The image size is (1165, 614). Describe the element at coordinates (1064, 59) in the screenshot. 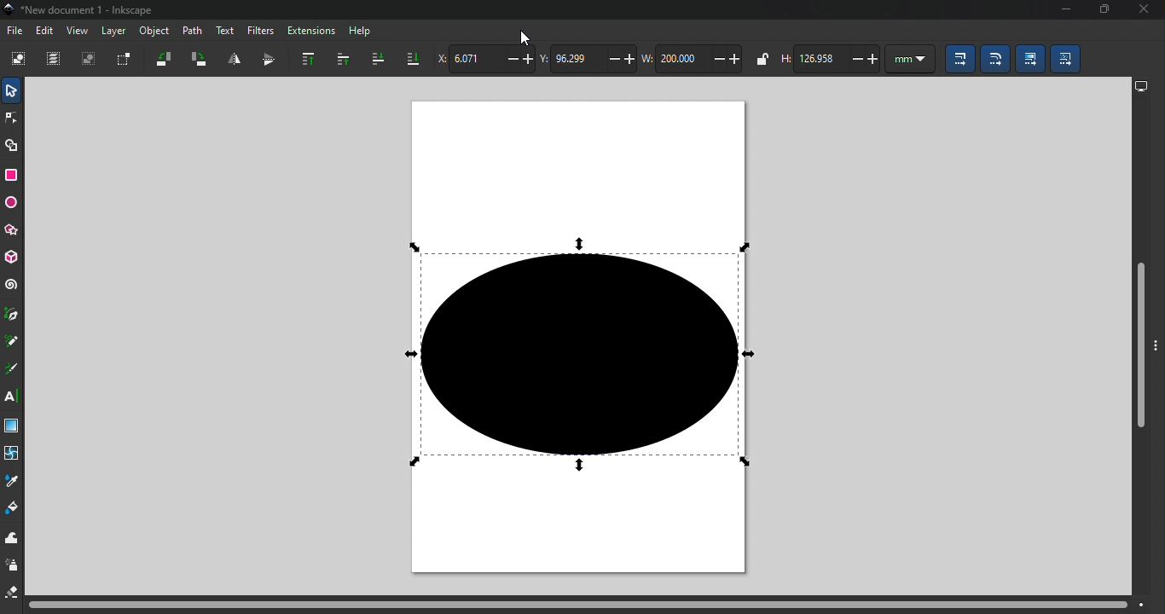

I see `Move patterns (in fill or stoke) along with the objects` at that location.